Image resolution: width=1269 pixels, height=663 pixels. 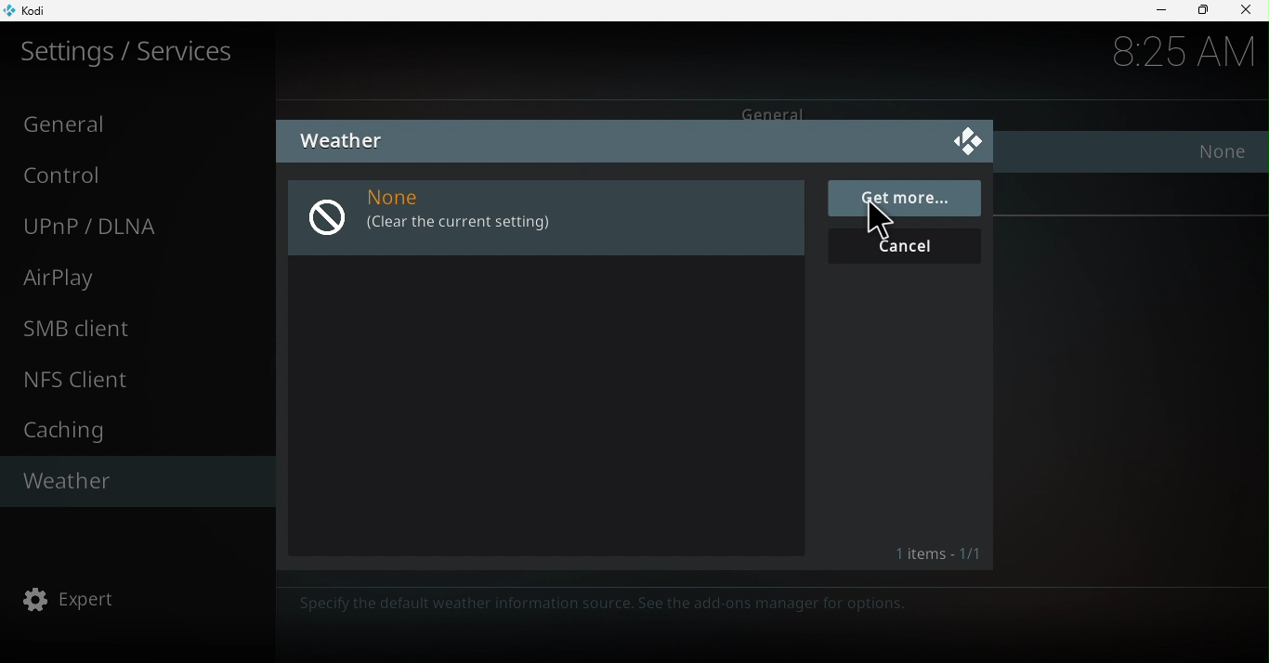 What do you see at coordinates (900, 198) in the screenshot?
I see `Get more...` at bounding box center [900, 198].